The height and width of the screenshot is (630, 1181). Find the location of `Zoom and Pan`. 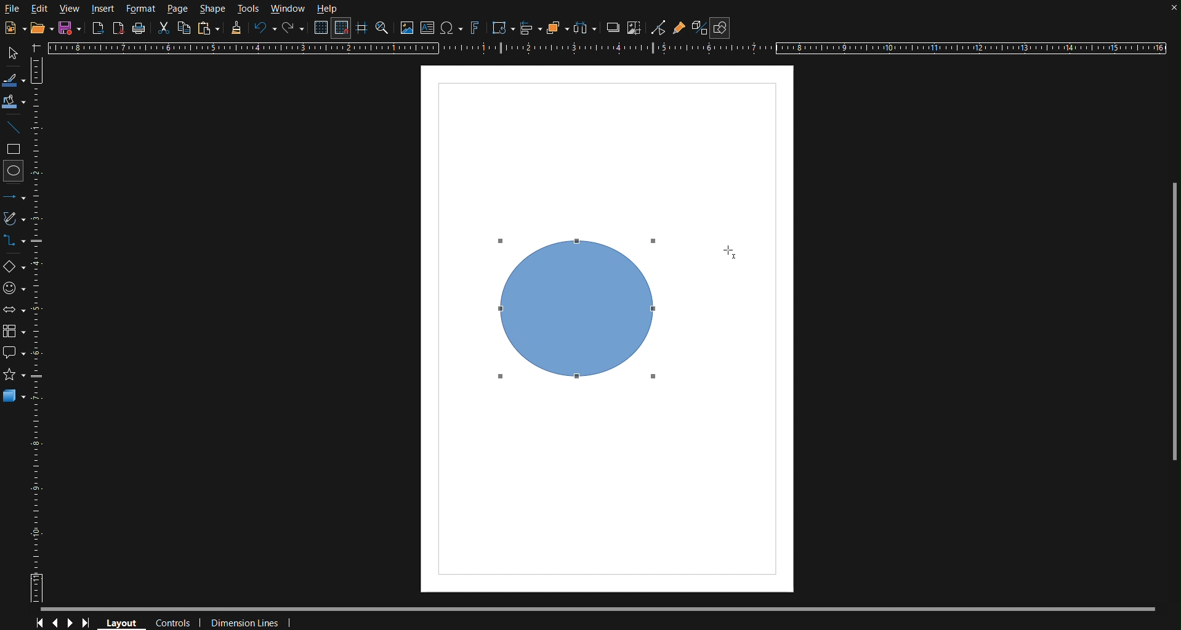

Zoom and Pan is located at coordinates (382, 30).